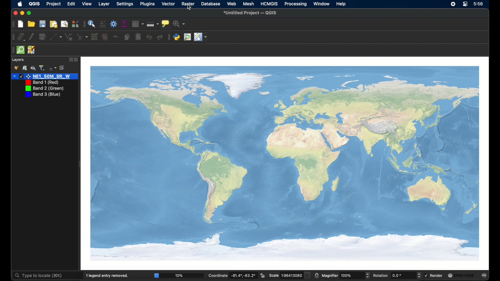 This screenshot has height=281, width=500. What do you see at coordinates (42, 68) in the screenshot?
I see `filter legend` at bounding box center [42, 68].